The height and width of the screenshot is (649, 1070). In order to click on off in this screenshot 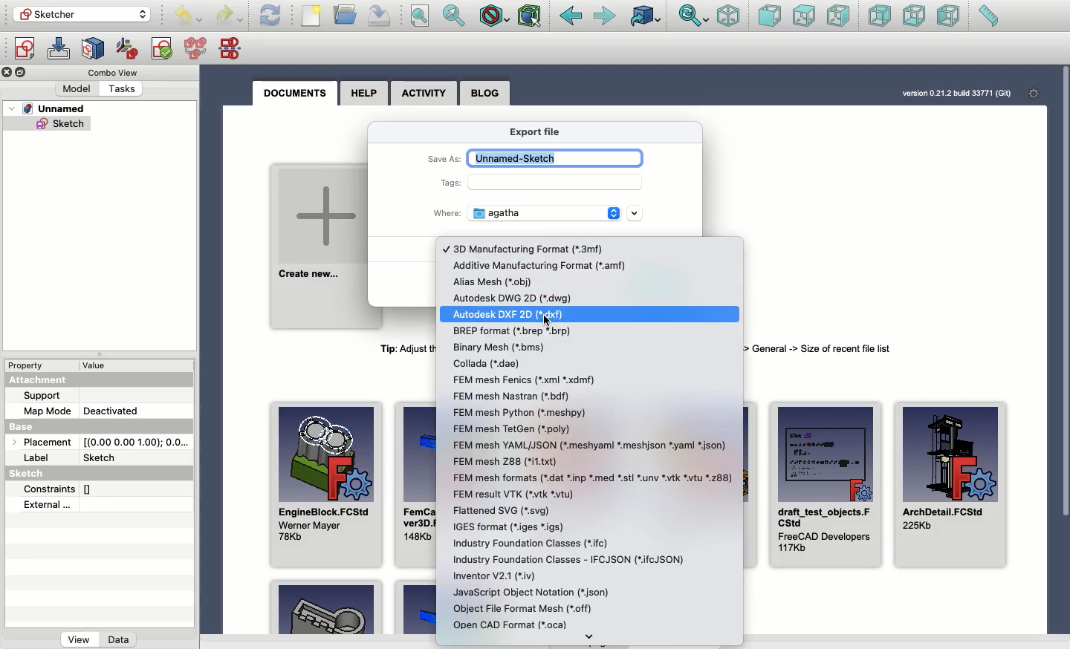, I will do `click(527, 608)`.